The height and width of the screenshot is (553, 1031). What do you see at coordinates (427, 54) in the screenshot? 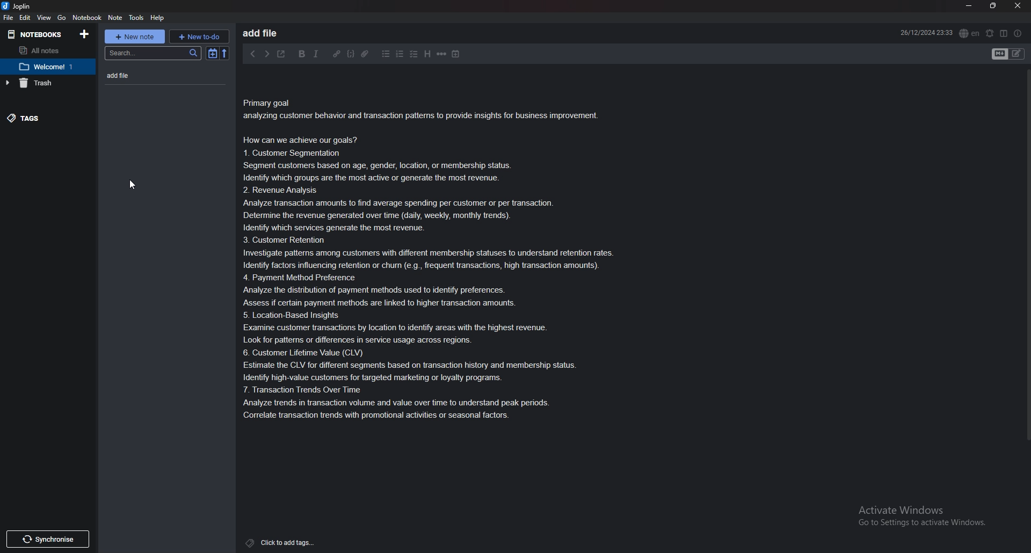
I see `Heading` at bounding box center [427, 54].